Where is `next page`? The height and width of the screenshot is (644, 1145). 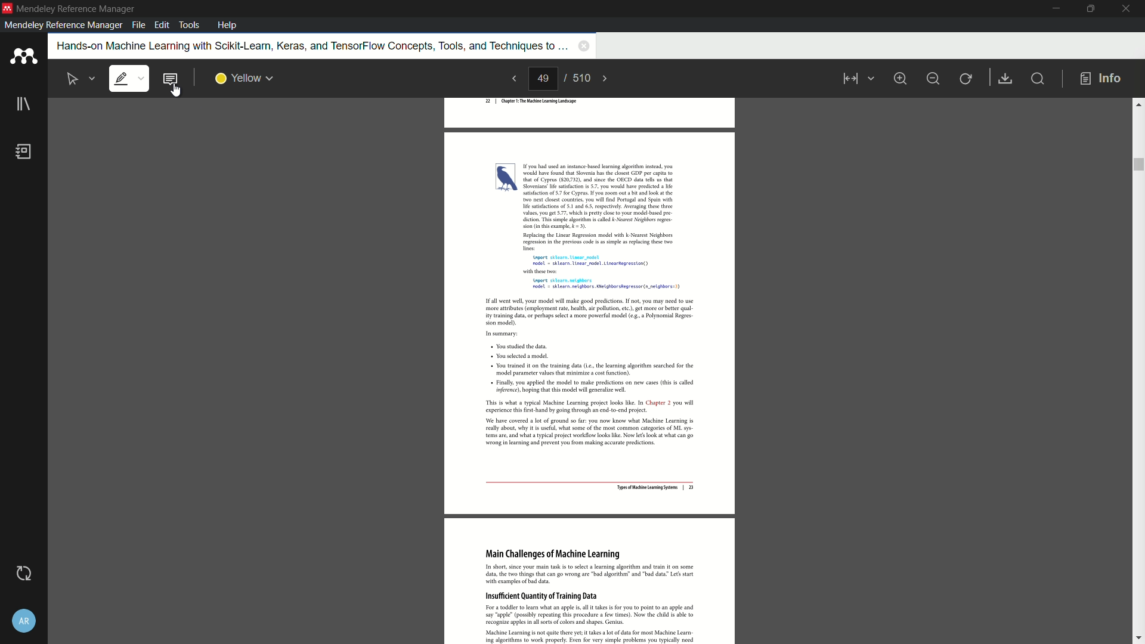
next page is located at coordinates (611, 78).